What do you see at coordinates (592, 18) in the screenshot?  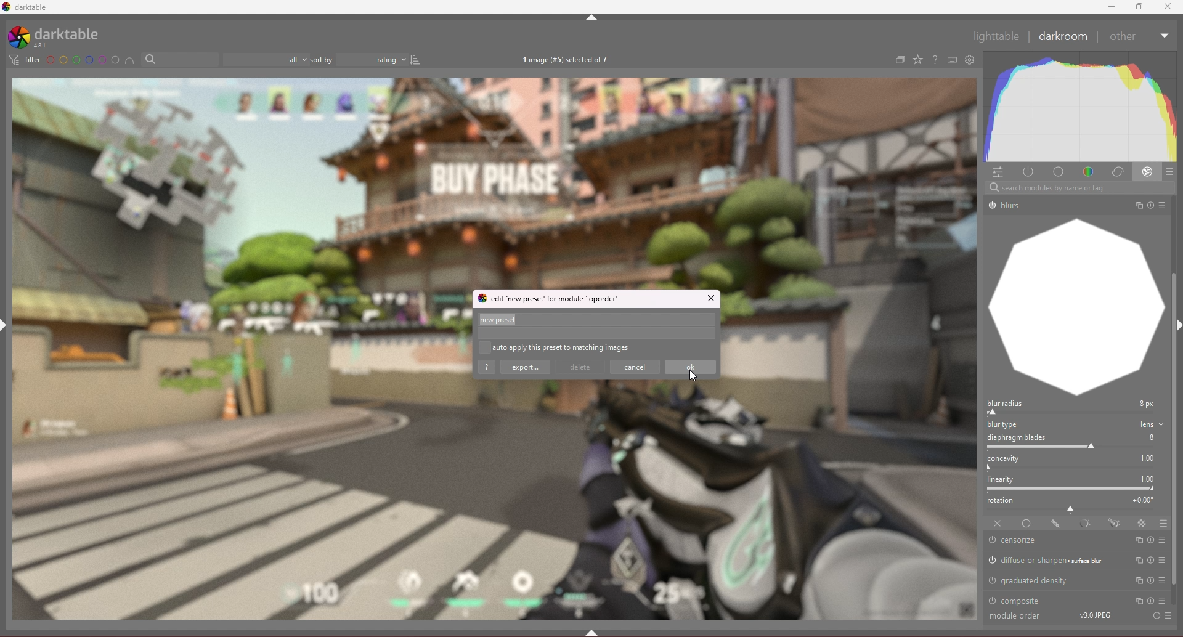 I see `hide` at bounding box center [592, 18].